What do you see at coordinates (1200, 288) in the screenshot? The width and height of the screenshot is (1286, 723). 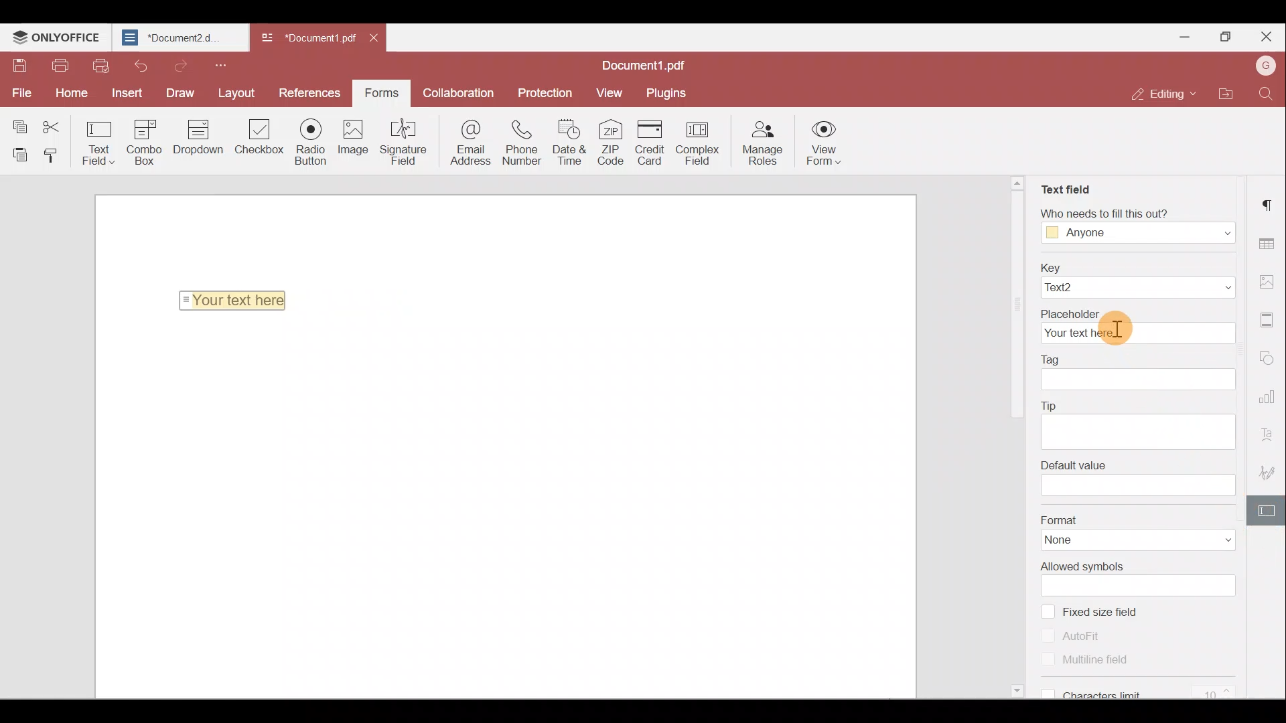 I see `Dropdown` at bounding box center [1200, 288].